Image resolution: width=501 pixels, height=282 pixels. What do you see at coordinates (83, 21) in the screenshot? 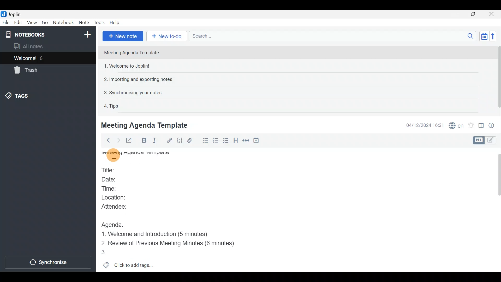
I see `Note` at bounding box center [83, 21].